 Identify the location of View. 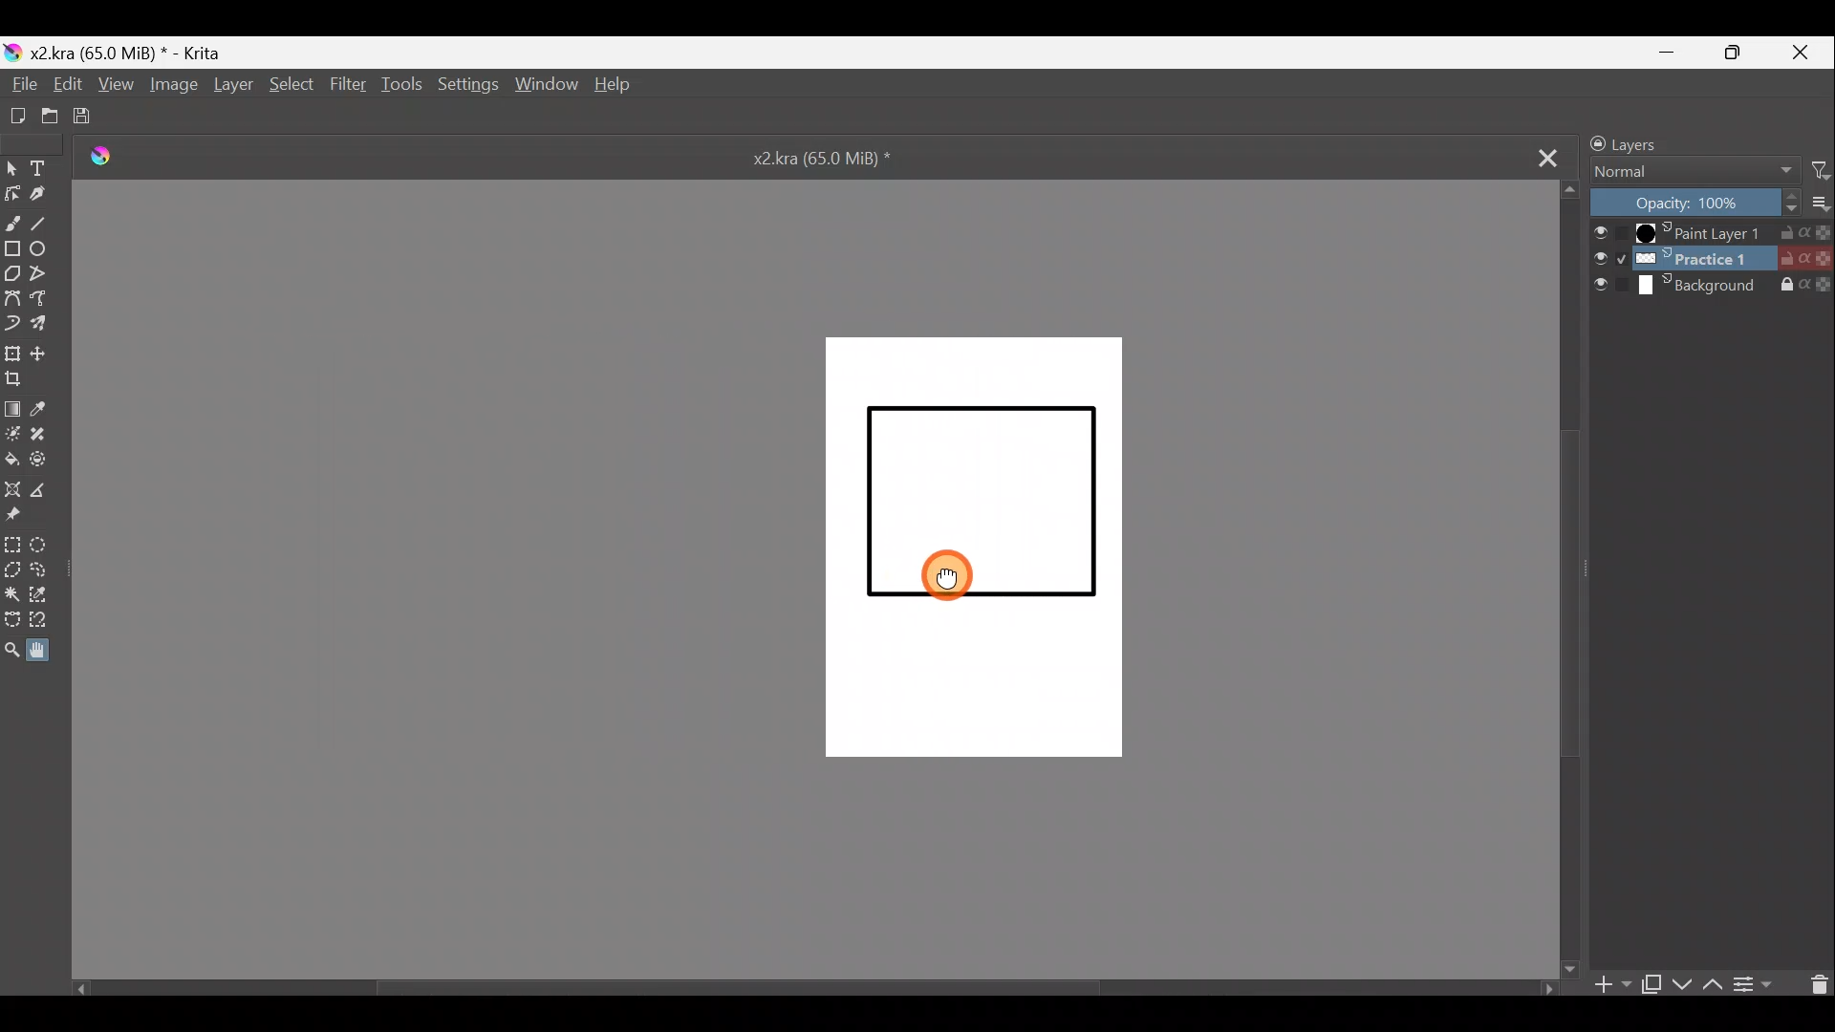
(114, 84).